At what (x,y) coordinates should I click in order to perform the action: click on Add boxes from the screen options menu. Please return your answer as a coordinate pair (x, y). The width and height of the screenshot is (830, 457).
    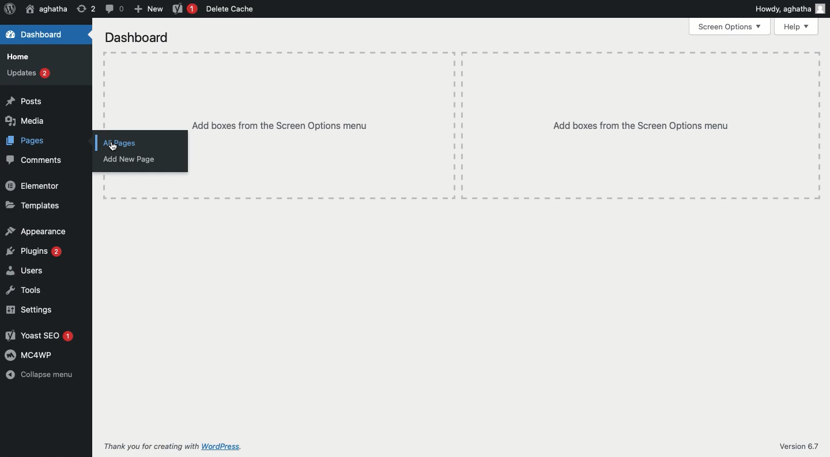
    Looking at the image, I should click on (505, 125).